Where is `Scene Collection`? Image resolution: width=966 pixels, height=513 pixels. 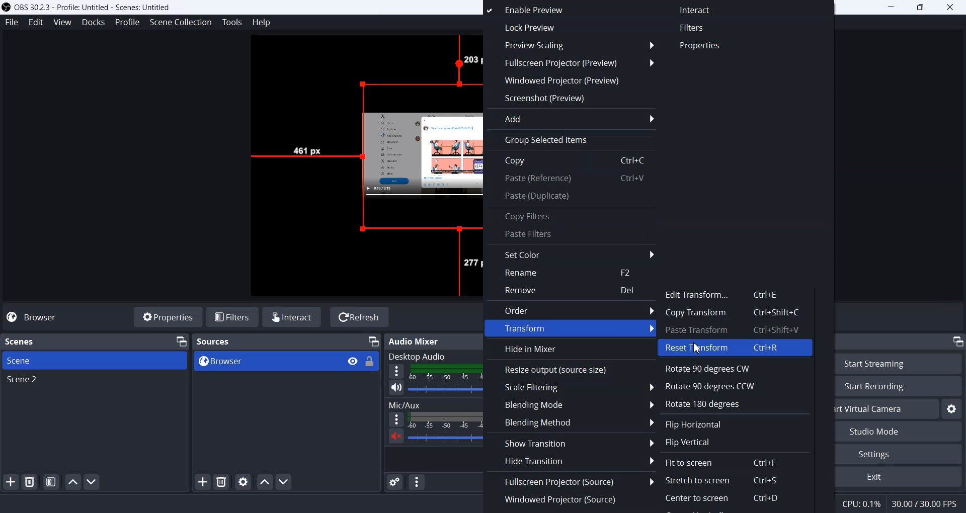
Scene Collection is located at coordinates (181, 23).